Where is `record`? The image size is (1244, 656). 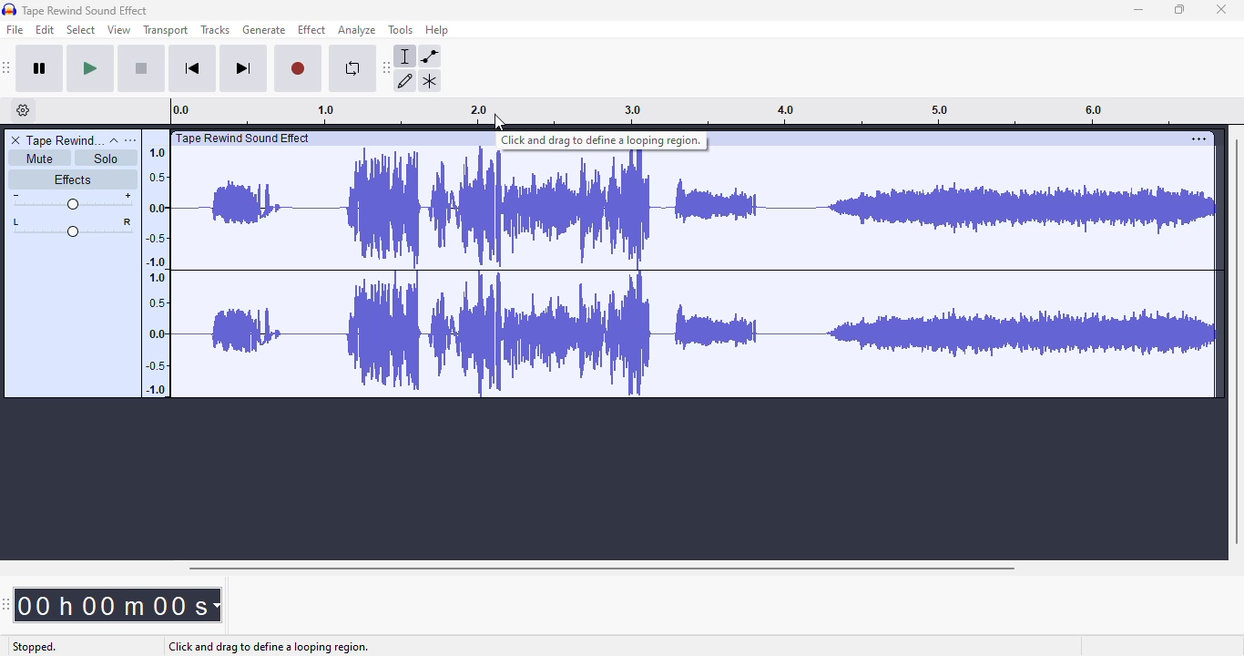 record is located at coordinates (299, 67).